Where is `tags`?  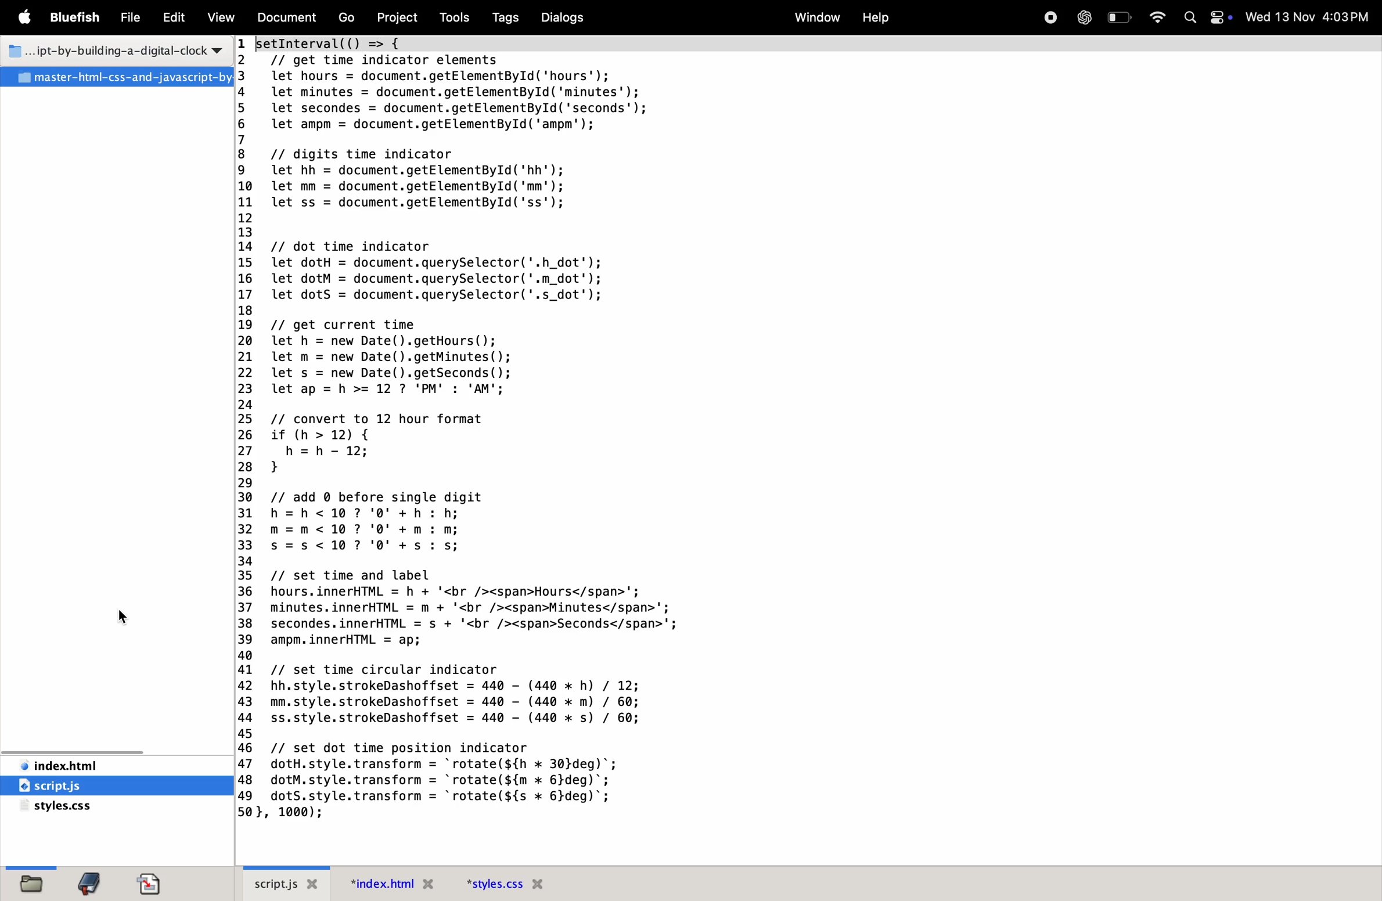 tags is located at coordinates (502, 18).